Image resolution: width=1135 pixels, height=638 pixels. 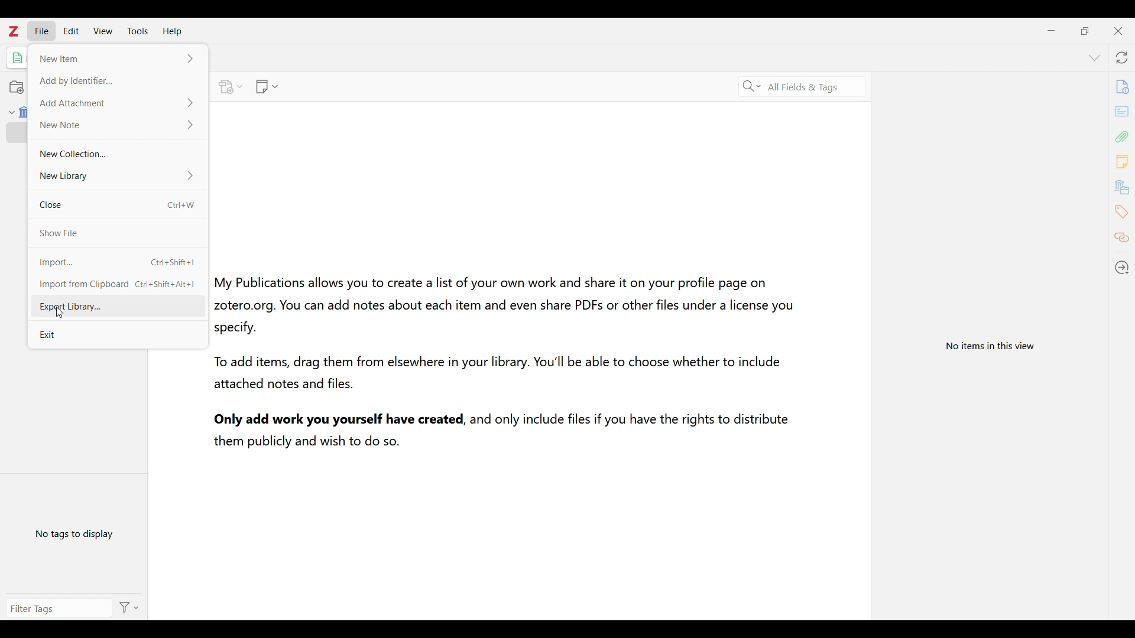 I want to click on Add by Identifier, so click(x=118, y=82).